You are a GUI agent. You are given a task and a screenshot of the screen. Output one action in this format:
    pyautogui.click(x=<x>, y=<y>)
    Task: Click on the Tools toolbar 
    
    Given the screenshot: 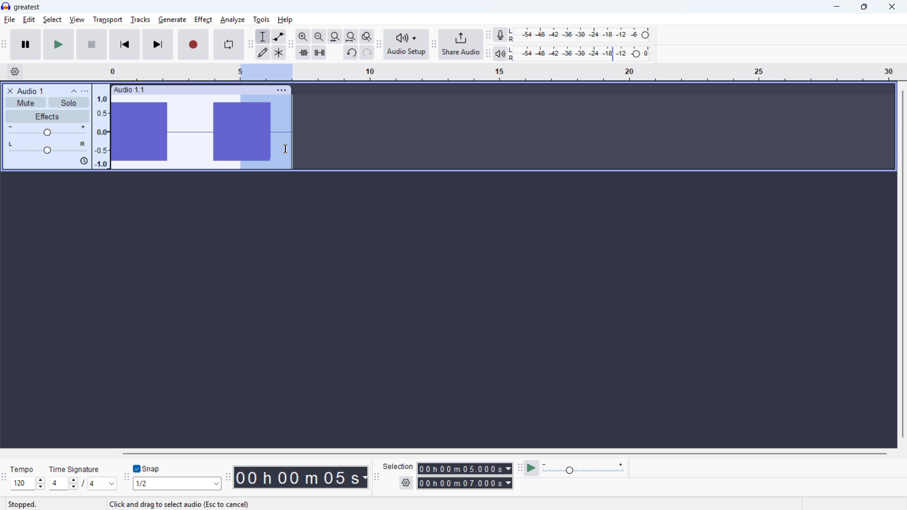 What is the action you would take?
    pyautogui.click(x=251, y=44)
    